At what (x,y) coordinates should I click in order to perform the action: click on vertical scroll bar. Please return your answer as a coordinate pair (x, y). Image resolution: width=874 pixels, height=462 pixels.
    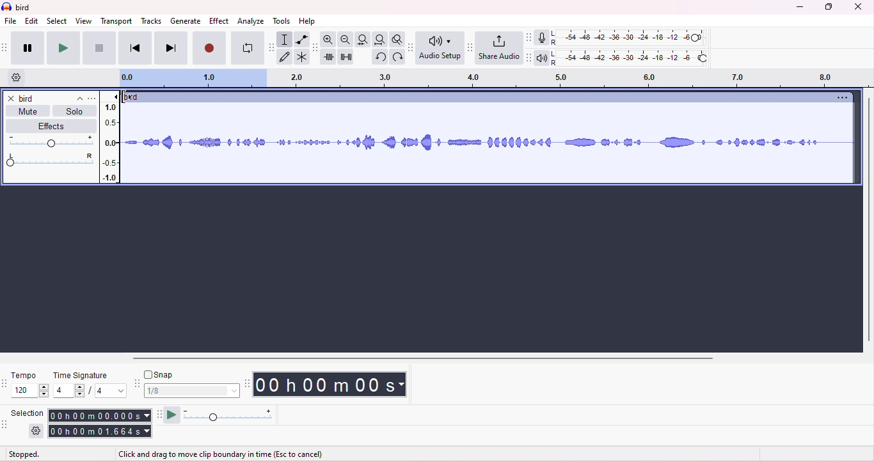
    Looking at the image, I should click on (868, 220).